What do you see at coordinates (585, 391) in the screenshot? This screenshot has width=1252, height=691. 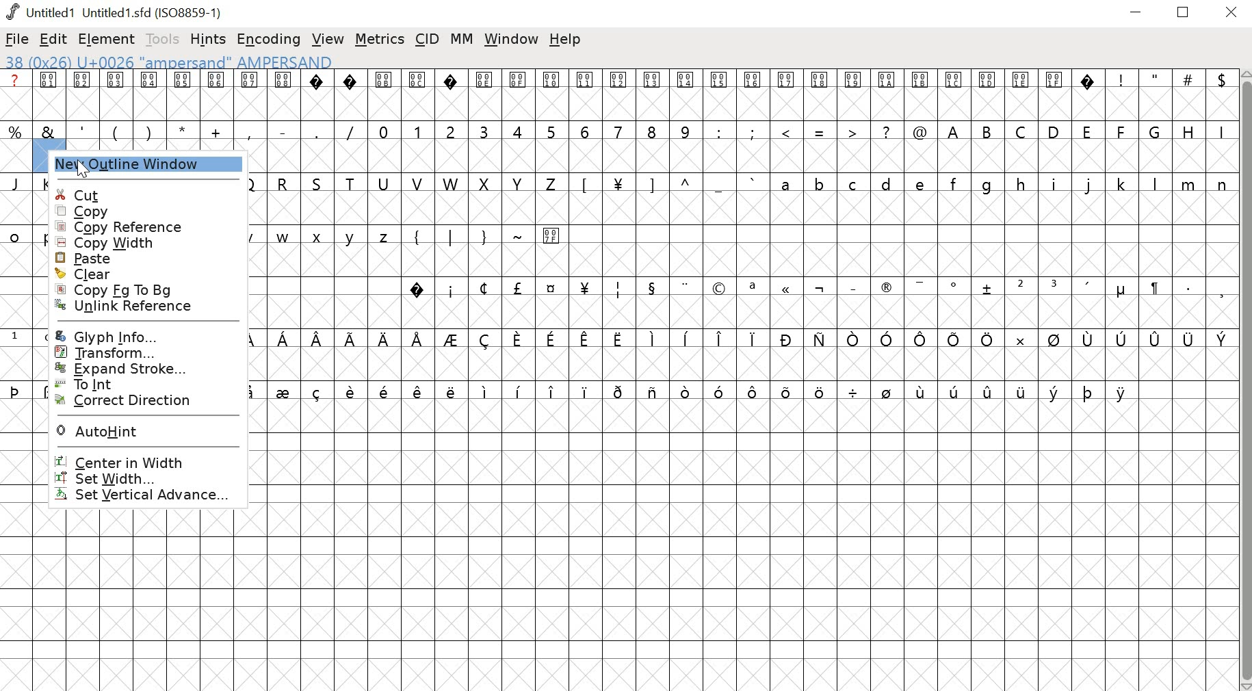 I see `symbol` at bounding box center [585, 391].